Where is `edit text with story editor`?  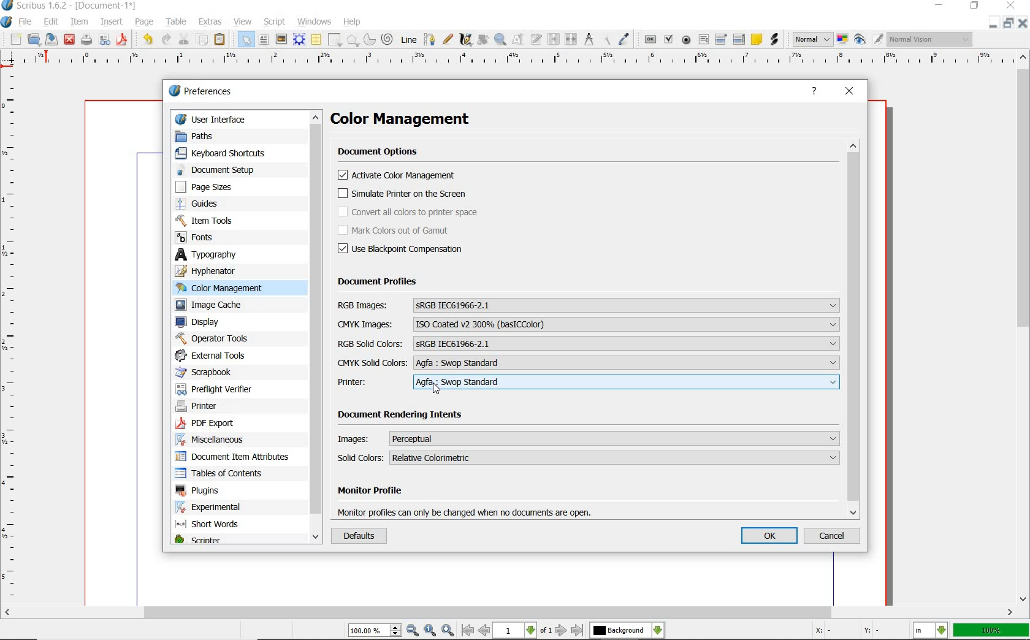 edit text with story editor is located at coordinates (536, 39).